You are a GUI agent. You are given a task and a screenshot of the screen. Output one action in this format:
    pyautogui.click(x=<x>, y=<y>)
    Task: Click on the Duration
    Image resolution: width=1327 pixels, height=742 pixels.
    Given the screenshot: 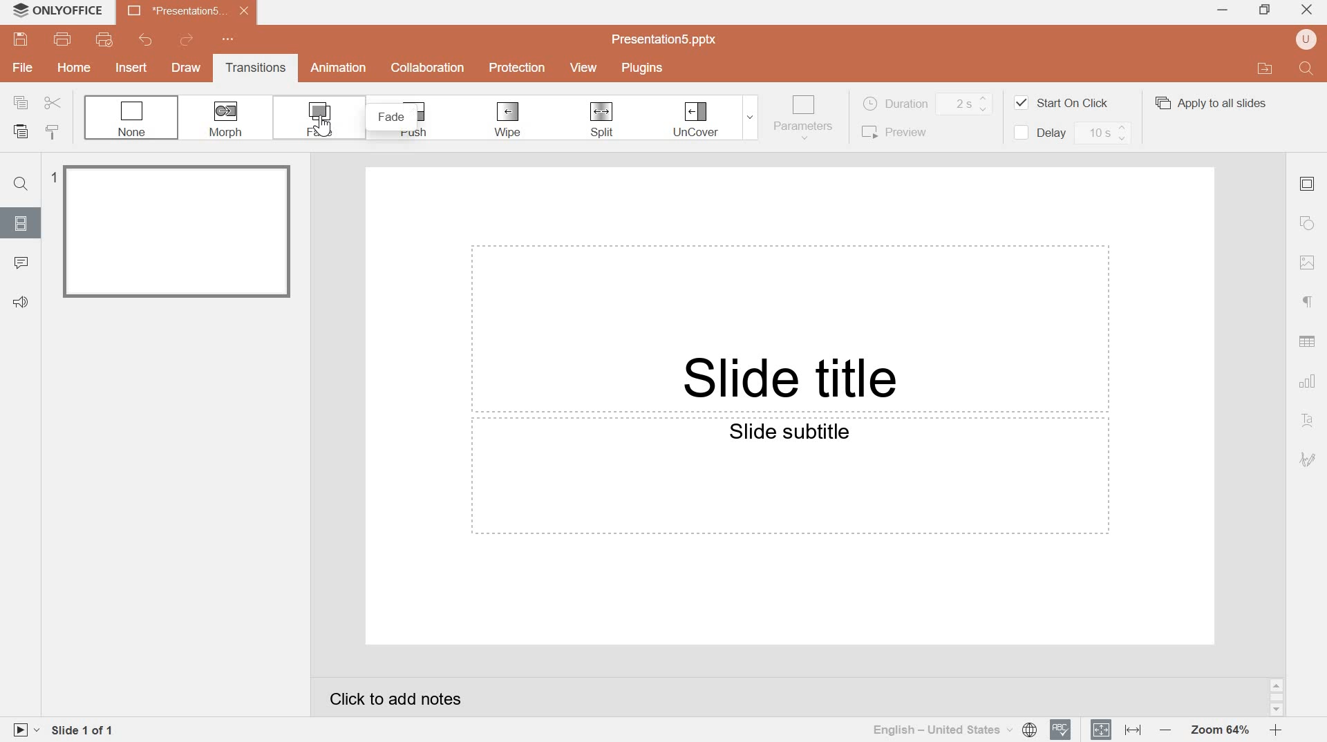 What is the action you would take?
    pyautogui.click(x=928, y=104)
    